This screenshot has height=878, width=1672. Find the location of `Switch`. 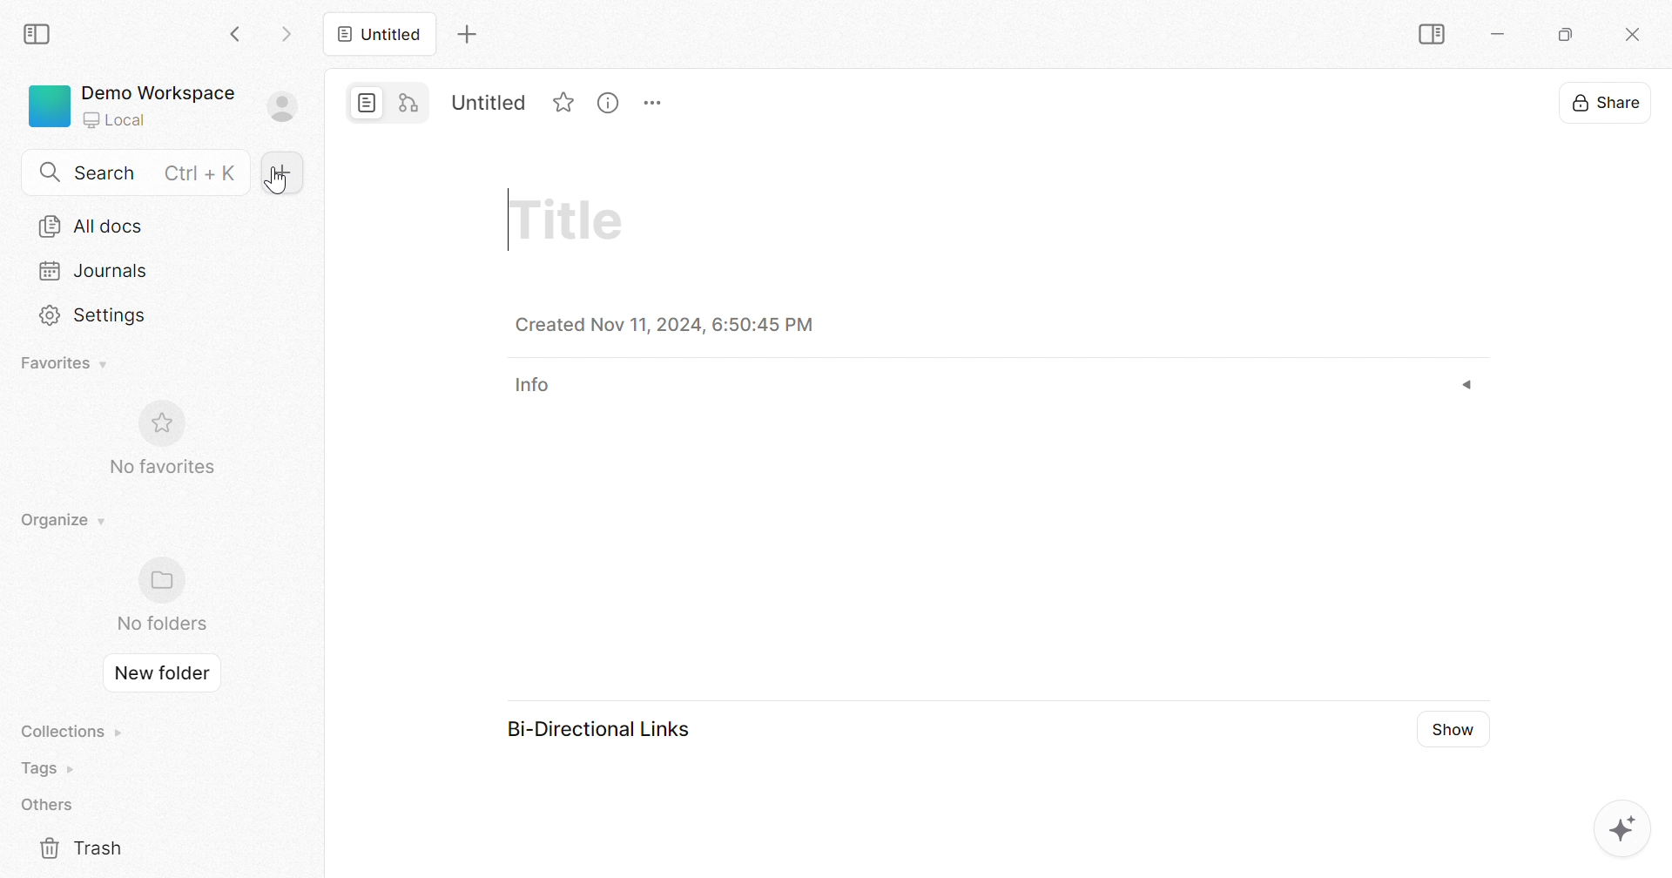

Switch is located at coordinates (387, 103).